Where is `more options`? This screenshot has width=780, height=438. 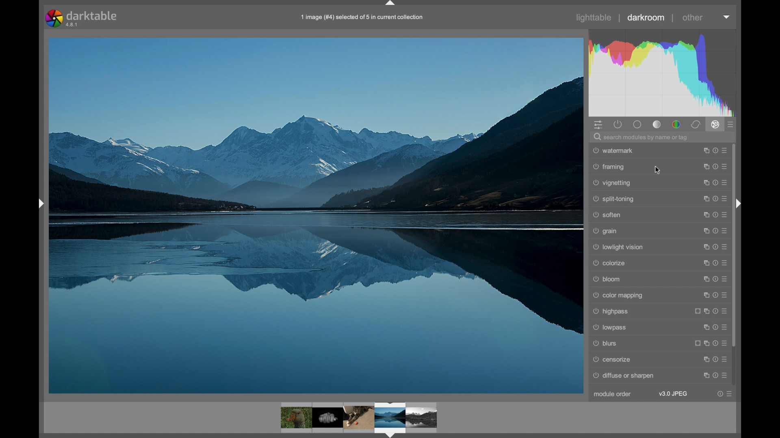
more options is located at coordinates (716, 167).